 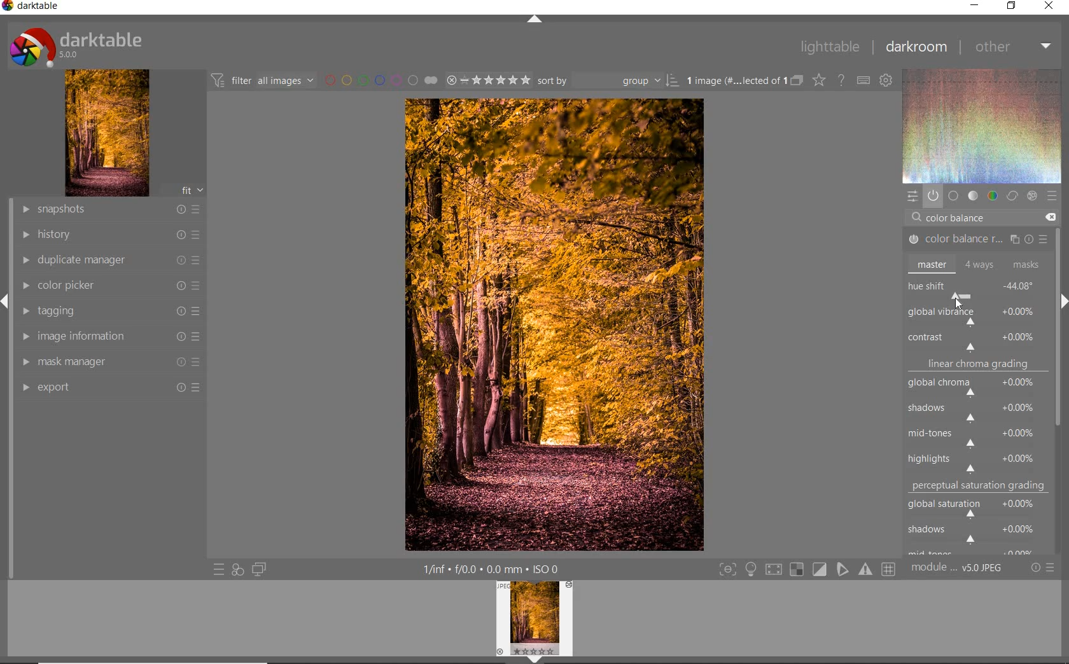 What do you see at coordinates (1042, 568) in the screenshot?
I see `reset or preset & preference` at bounding box center [1042, 568].